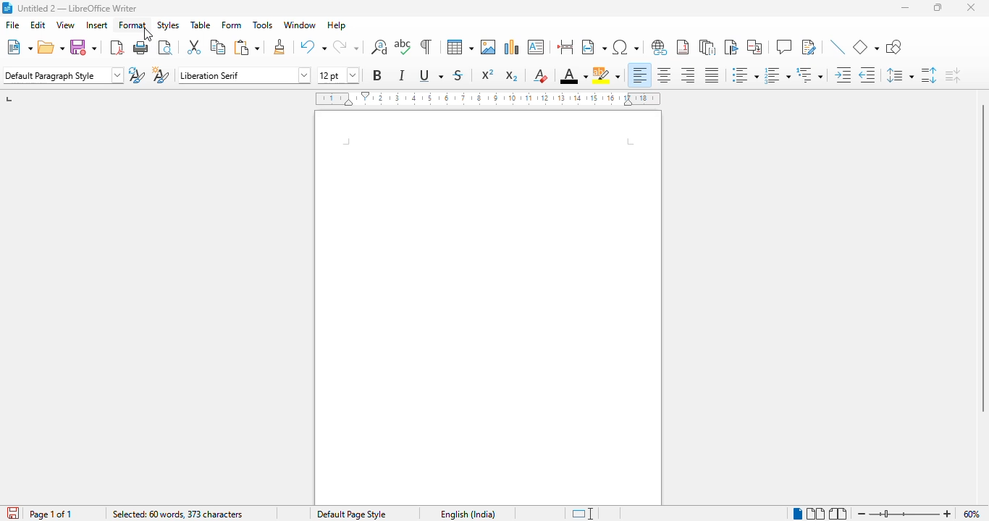 This screenshot has height=521, width=989. Describe the element at coordinates (201, 25) in the screenshot. I see `table` at that location.